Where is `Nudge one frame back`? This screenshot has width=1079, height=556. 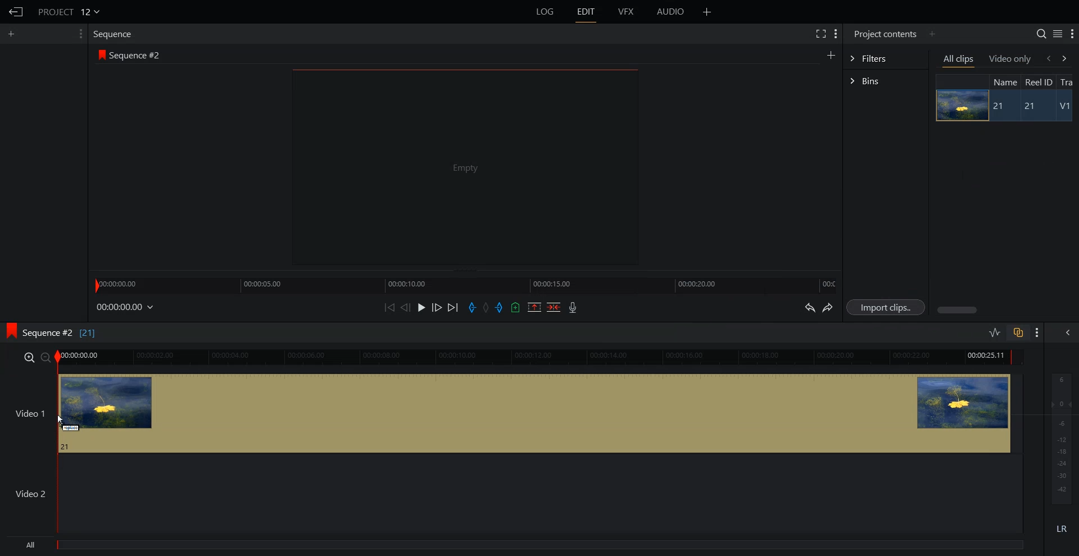 Nudge one frame back is located at coordinates (406, 307).